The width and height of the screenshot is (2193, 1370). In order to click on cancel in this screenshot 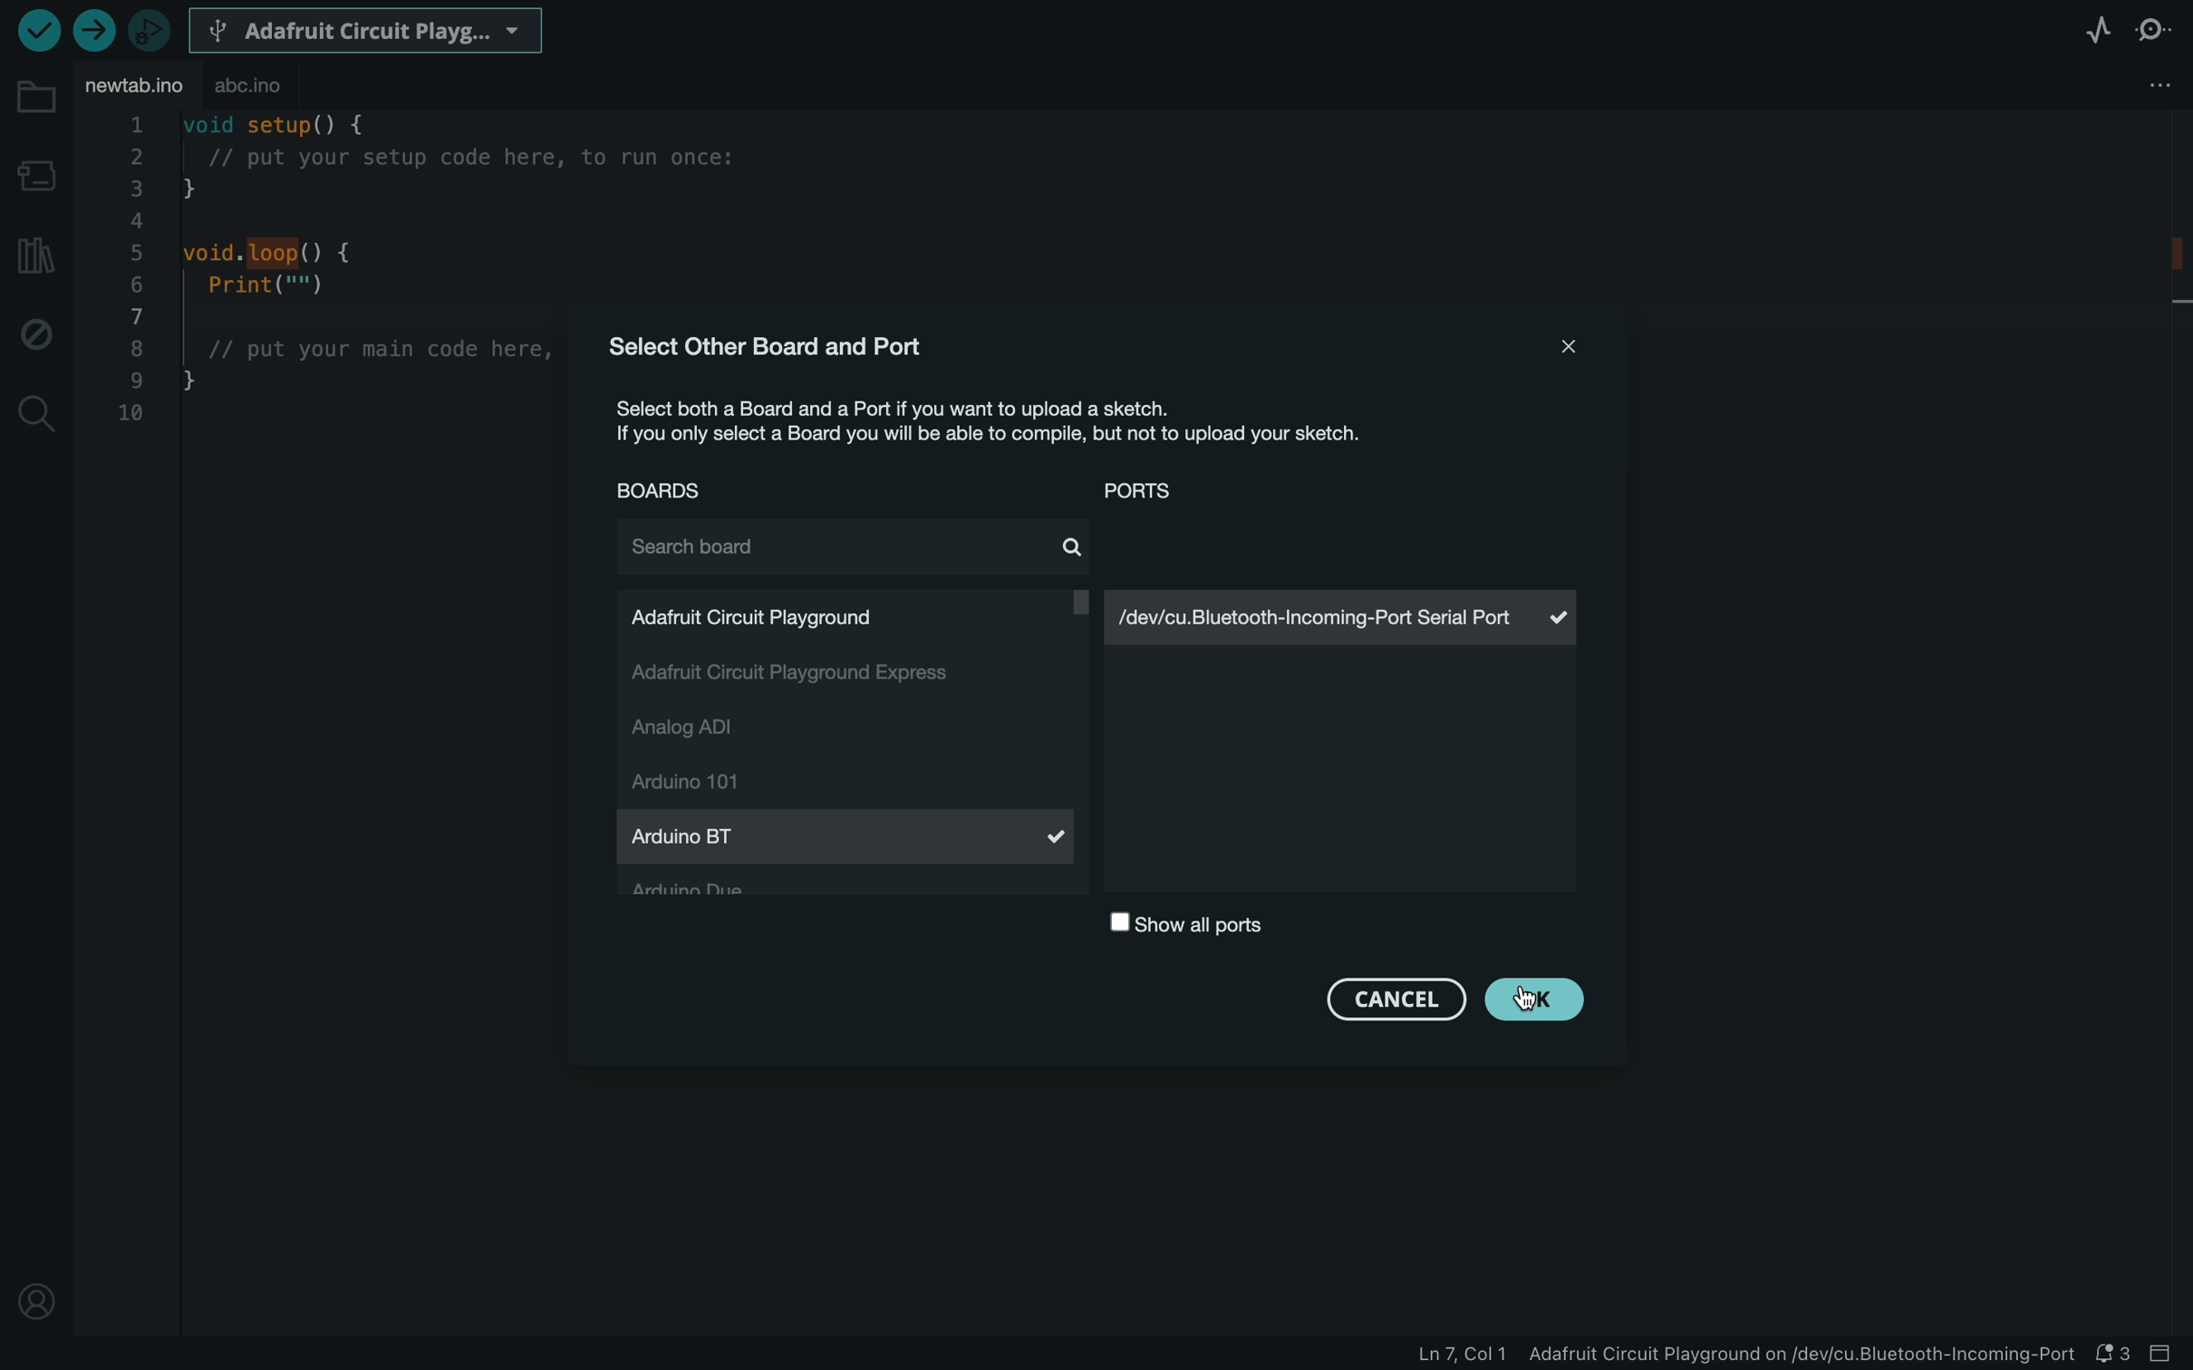, I will do `click(1393, 1000)`.